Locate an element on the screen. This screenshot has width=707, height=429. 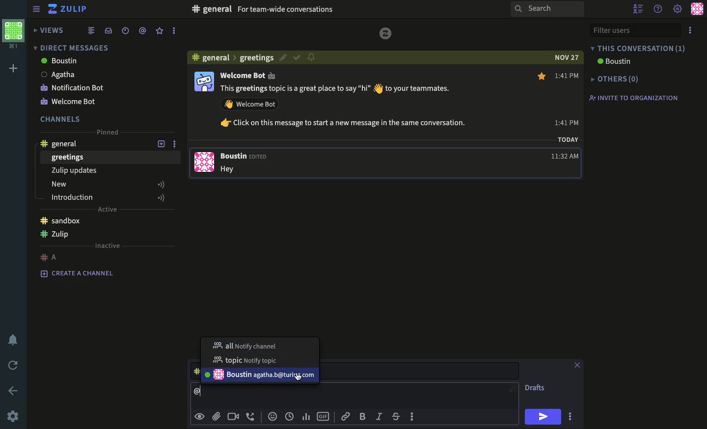
edit is located at coordinates (281, 57).